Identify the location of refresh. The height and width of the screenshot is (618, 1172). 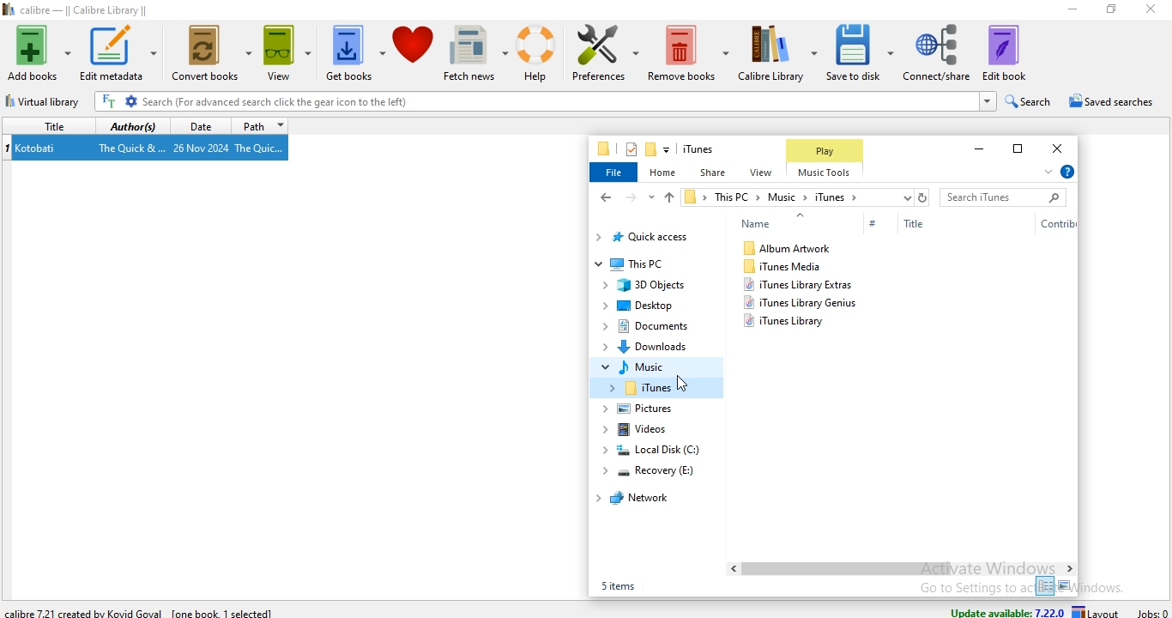
(922, 197).